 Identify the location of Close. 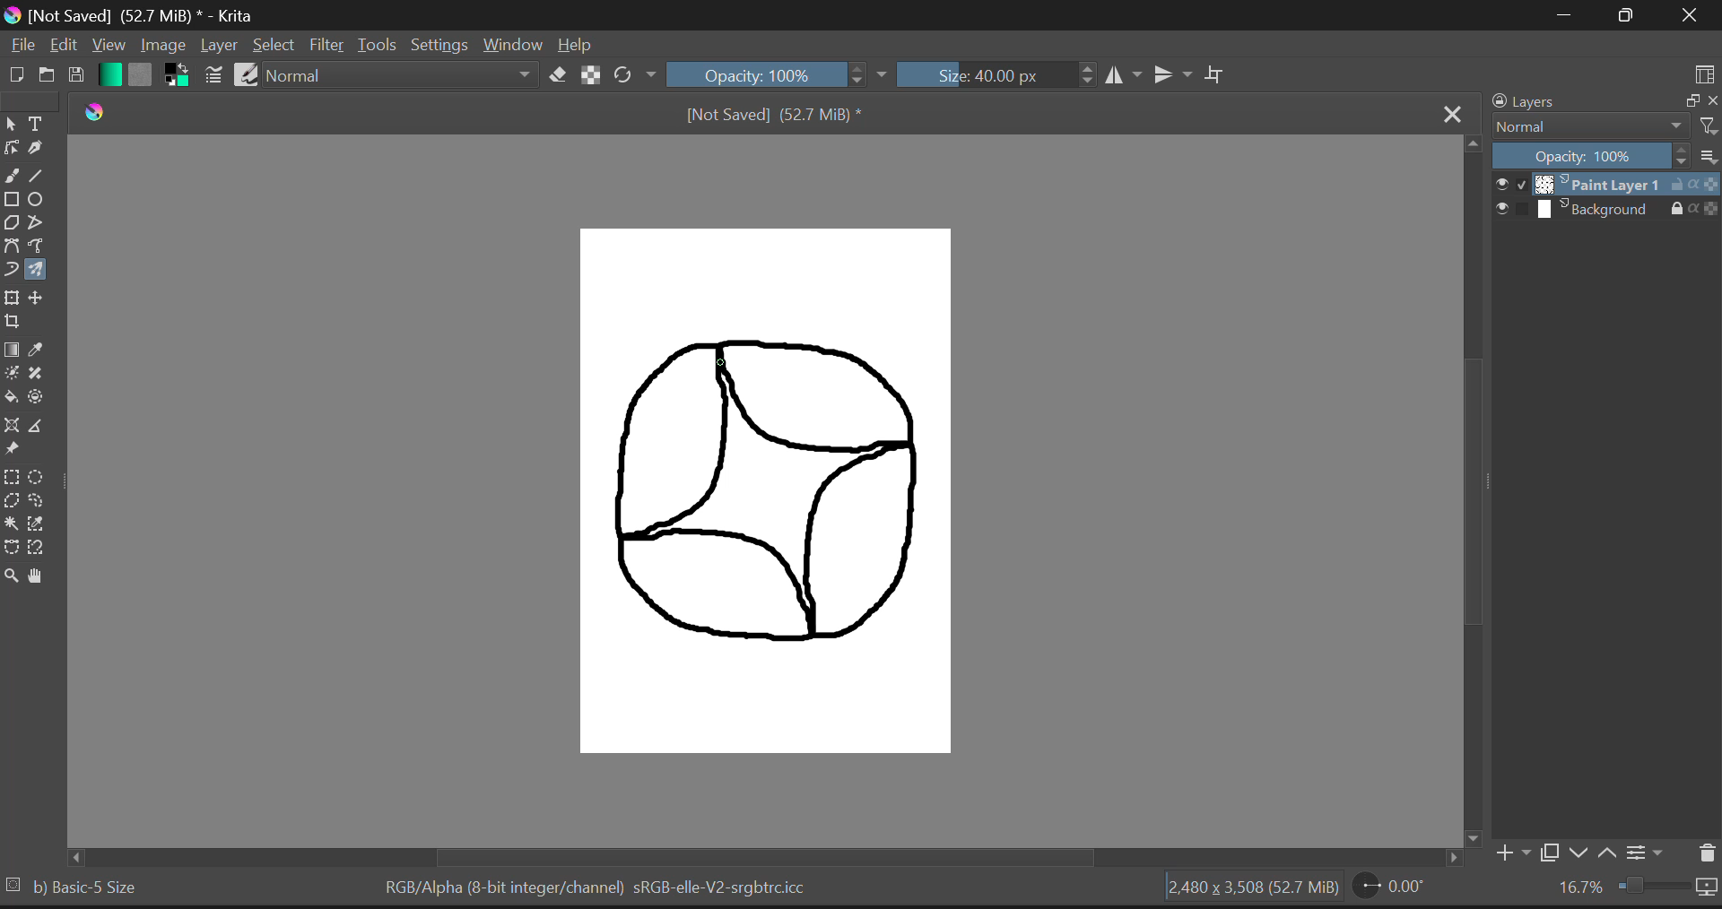
(1691, 17).